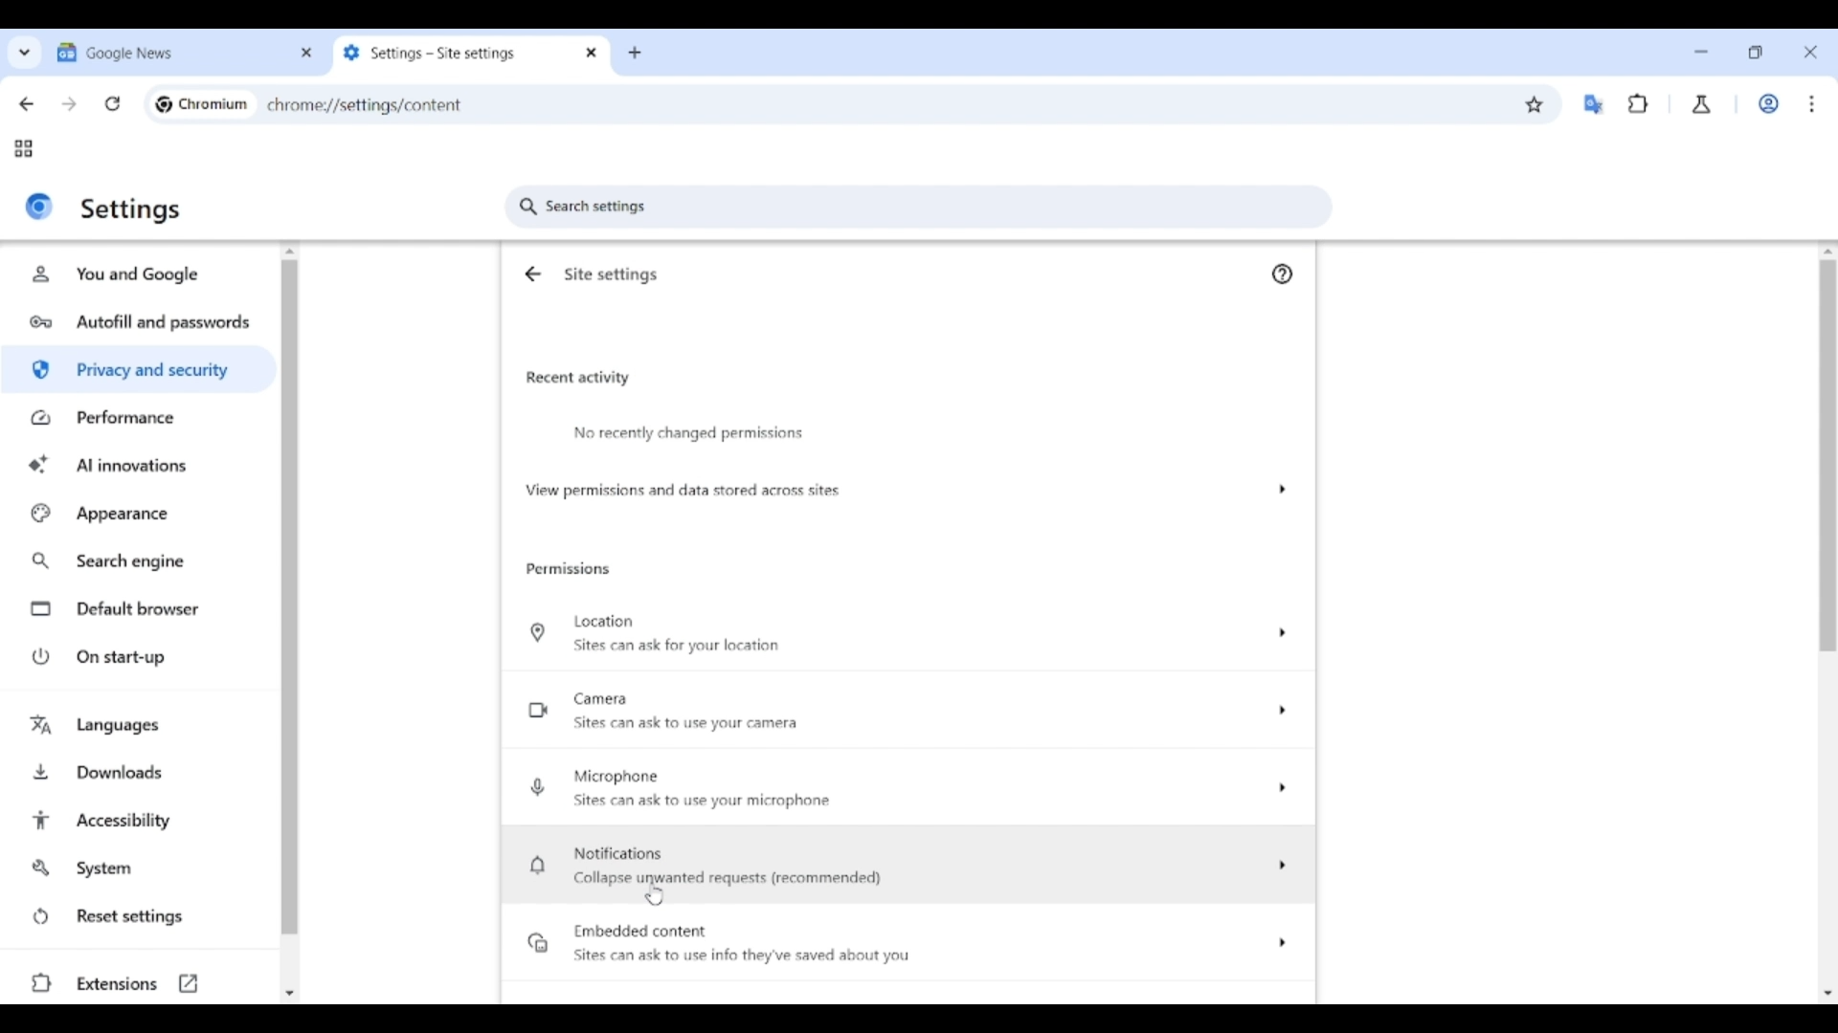 This screenshot has height=1033, width=1838. I want to click on Default browser, so click(142, 609).